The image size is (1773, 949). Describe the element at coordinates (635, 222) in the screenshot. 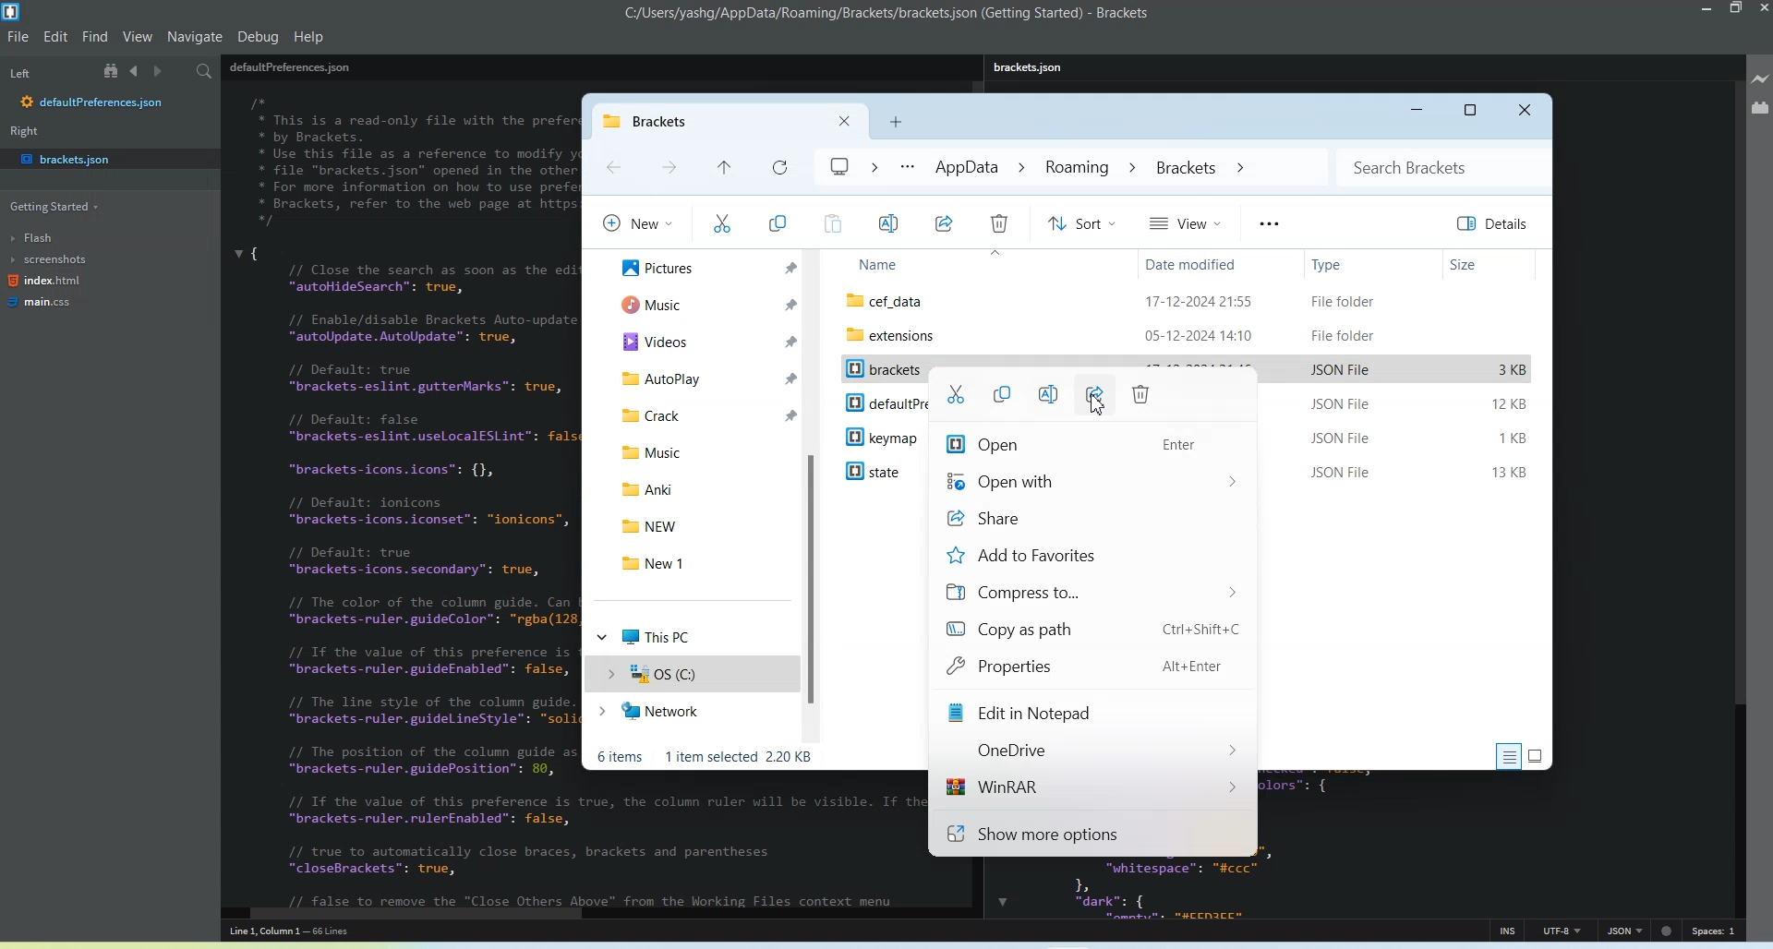

I see `New` at that location.